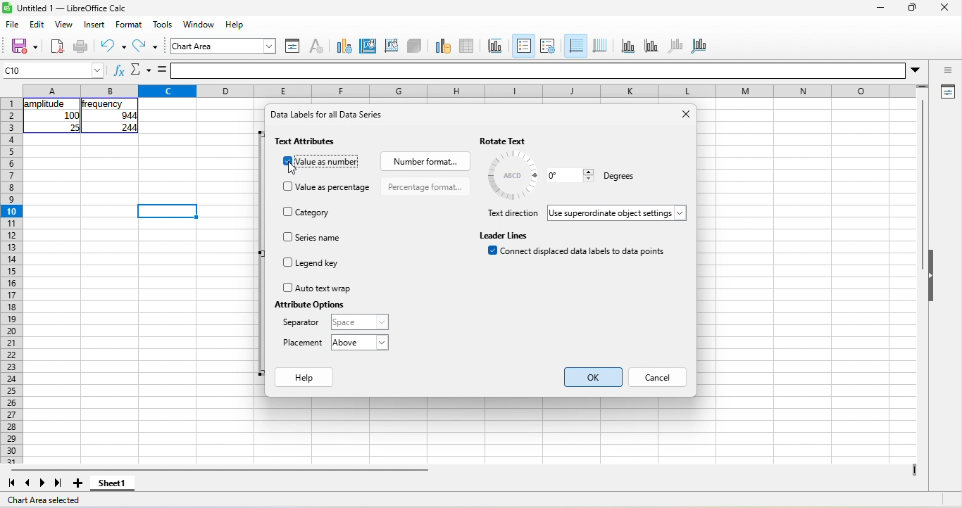 The width and height of the screenshot is (962, 508). Describe the element at coordinates (317, 288) in the screenshot. I see `auto text wrap` at that location.